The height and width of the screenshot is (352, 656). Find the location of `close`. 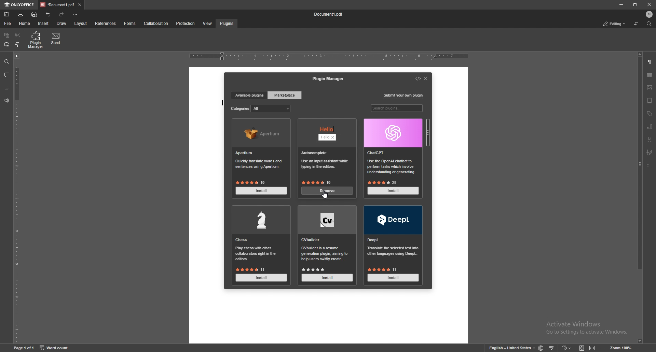

close is located at coordinates (649, 5).